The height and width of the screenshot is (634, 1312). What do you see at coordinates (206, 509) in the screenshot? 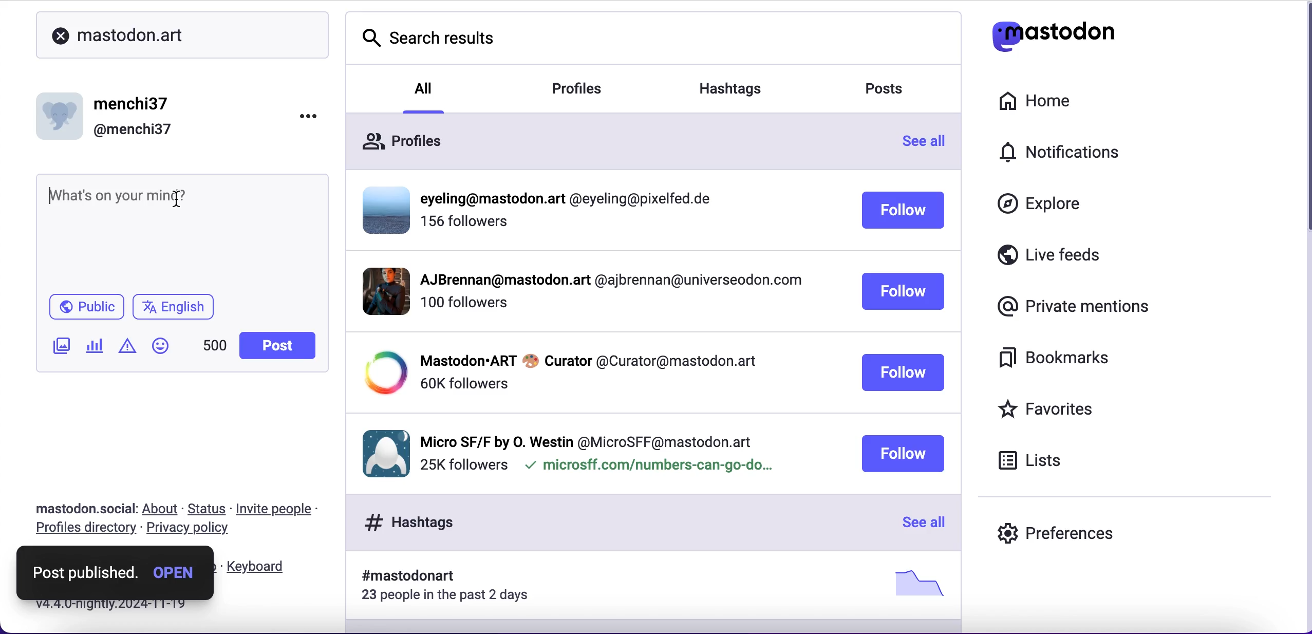
I see `status` at bounding box center [206, 509].